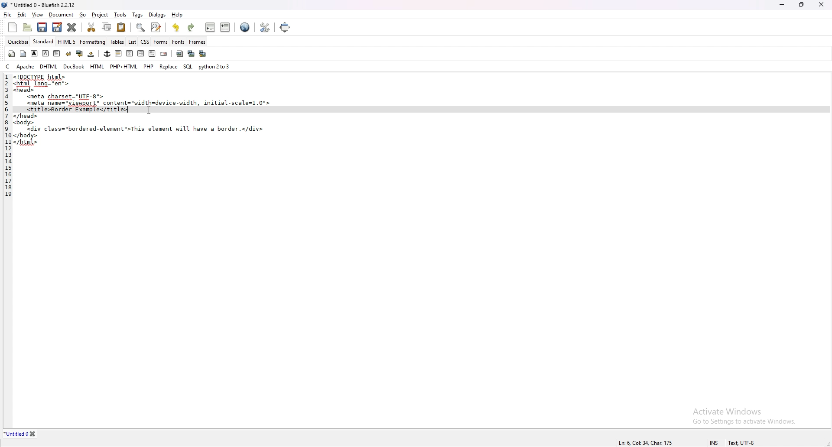 The image size is (832, 447). I want to click on resize, so click(802, 4).